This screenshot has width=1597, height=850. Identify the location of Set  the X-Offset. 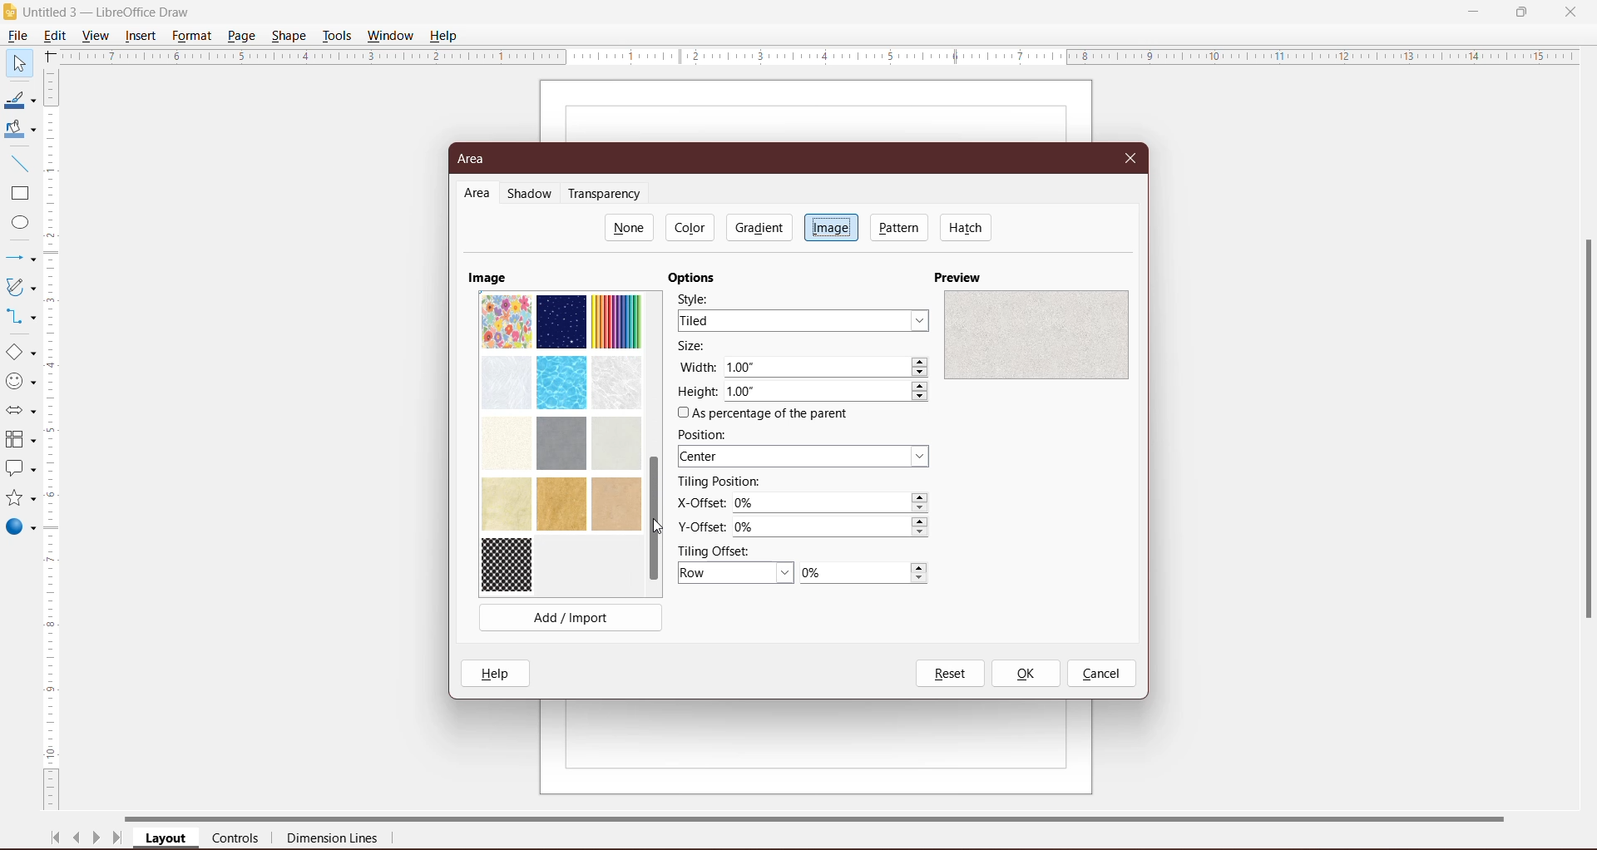
(833, 503).